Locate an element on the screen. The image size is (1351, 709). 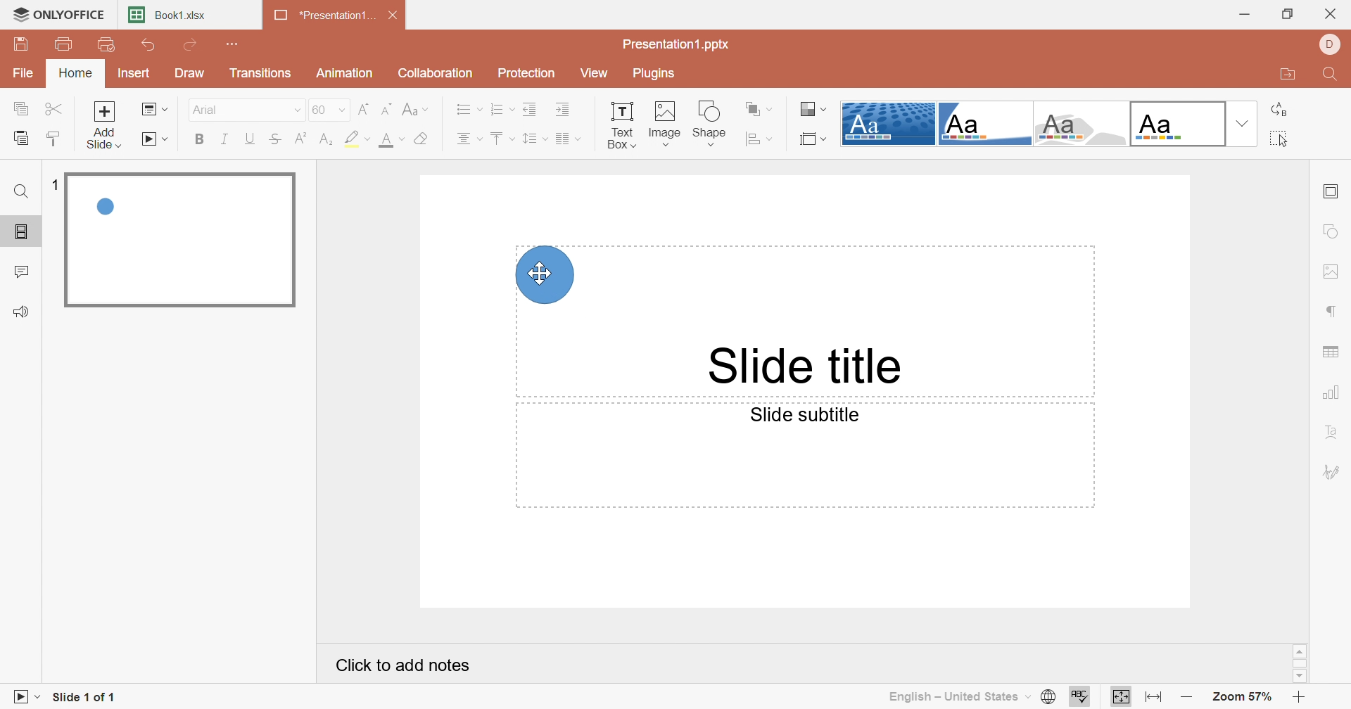
Strikethrough is located at coordinates (277, 138).